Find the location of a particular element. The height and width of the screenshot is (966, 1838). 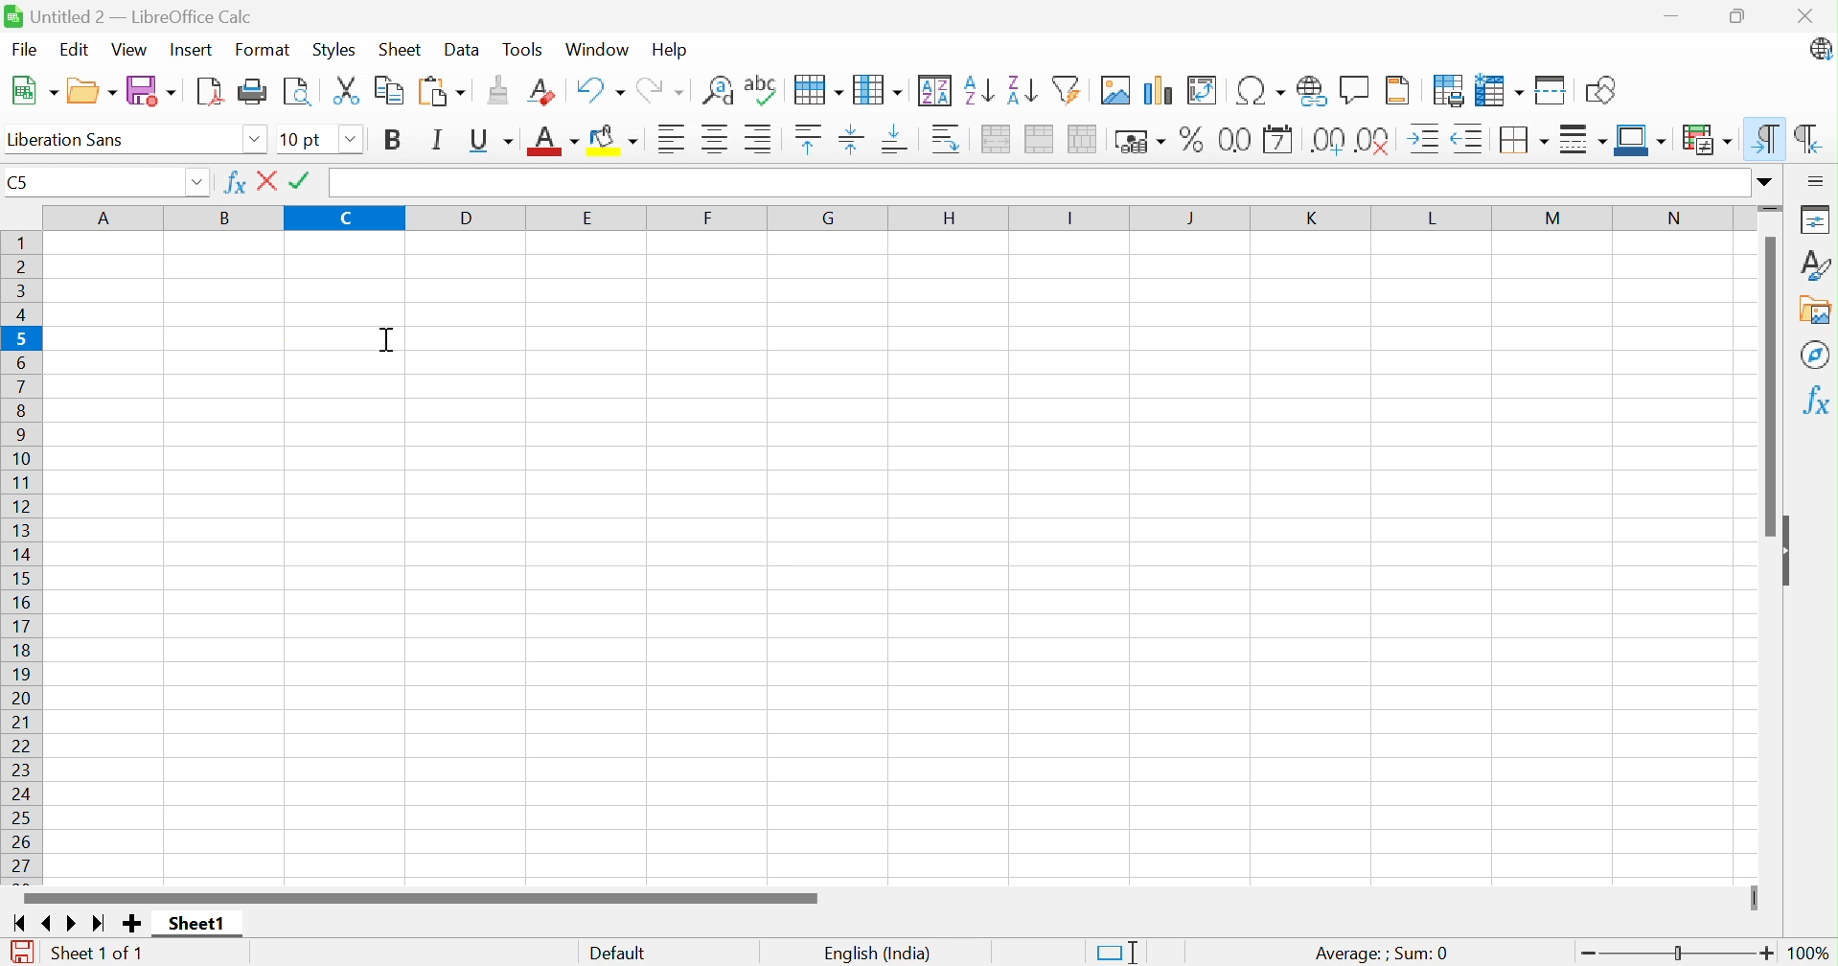

Define print area is located at coordinates (1450, 90).